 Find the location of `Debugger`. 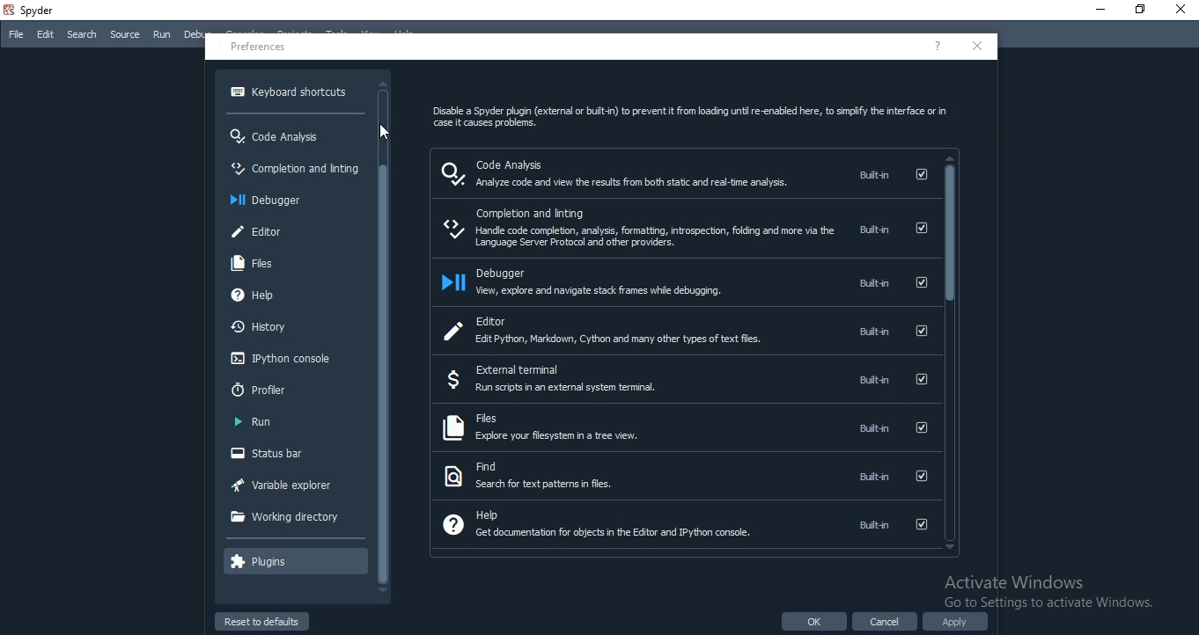

Debugger is located at coordinates (292, 200).